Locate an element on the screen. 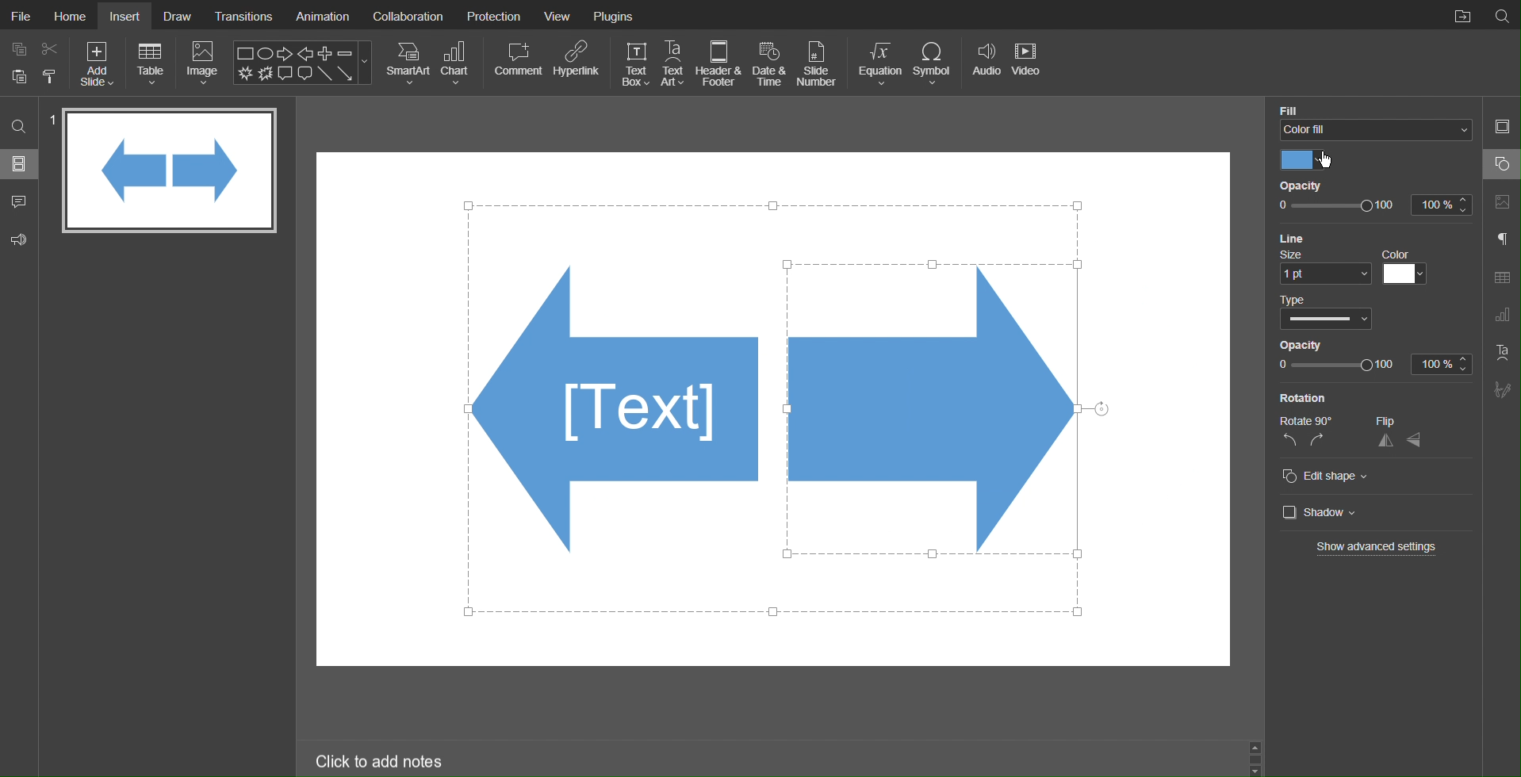 This screenshot has height=777, width=1521. slide number is located at coordinates (54, 117).